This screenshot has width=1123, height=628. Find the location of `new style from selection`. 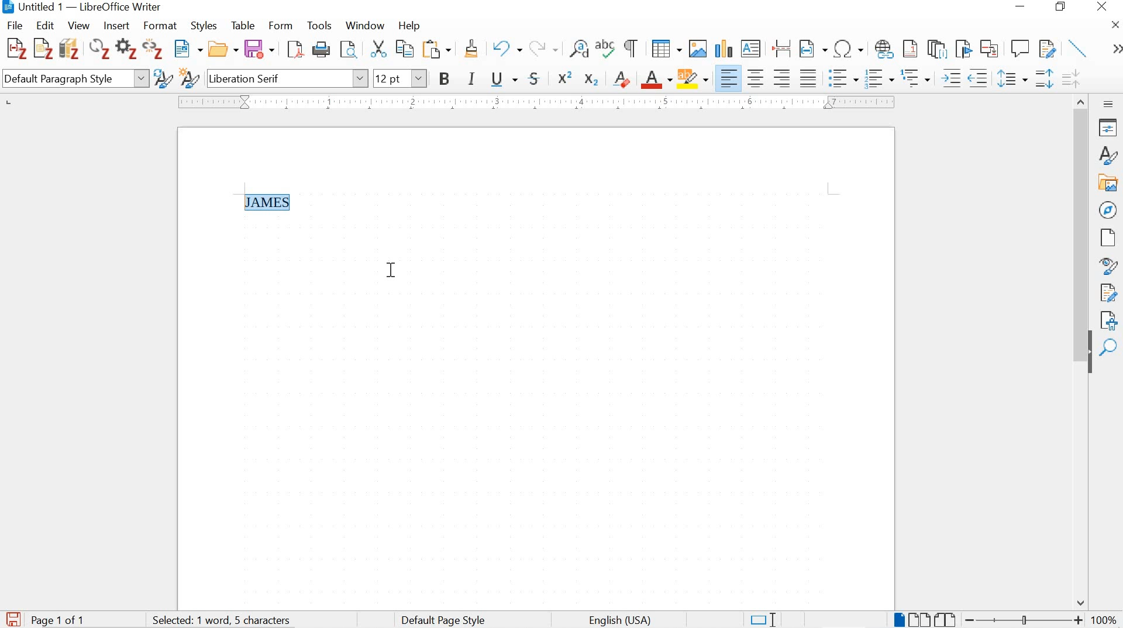

new style from selection is located at coordinates (189, 80).